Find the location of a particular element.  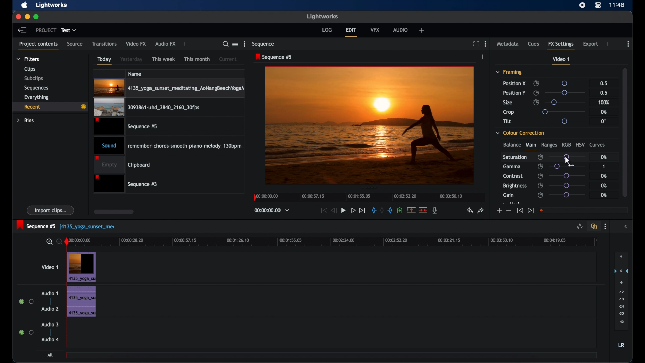

import clips is located at coordinates (51, 210).